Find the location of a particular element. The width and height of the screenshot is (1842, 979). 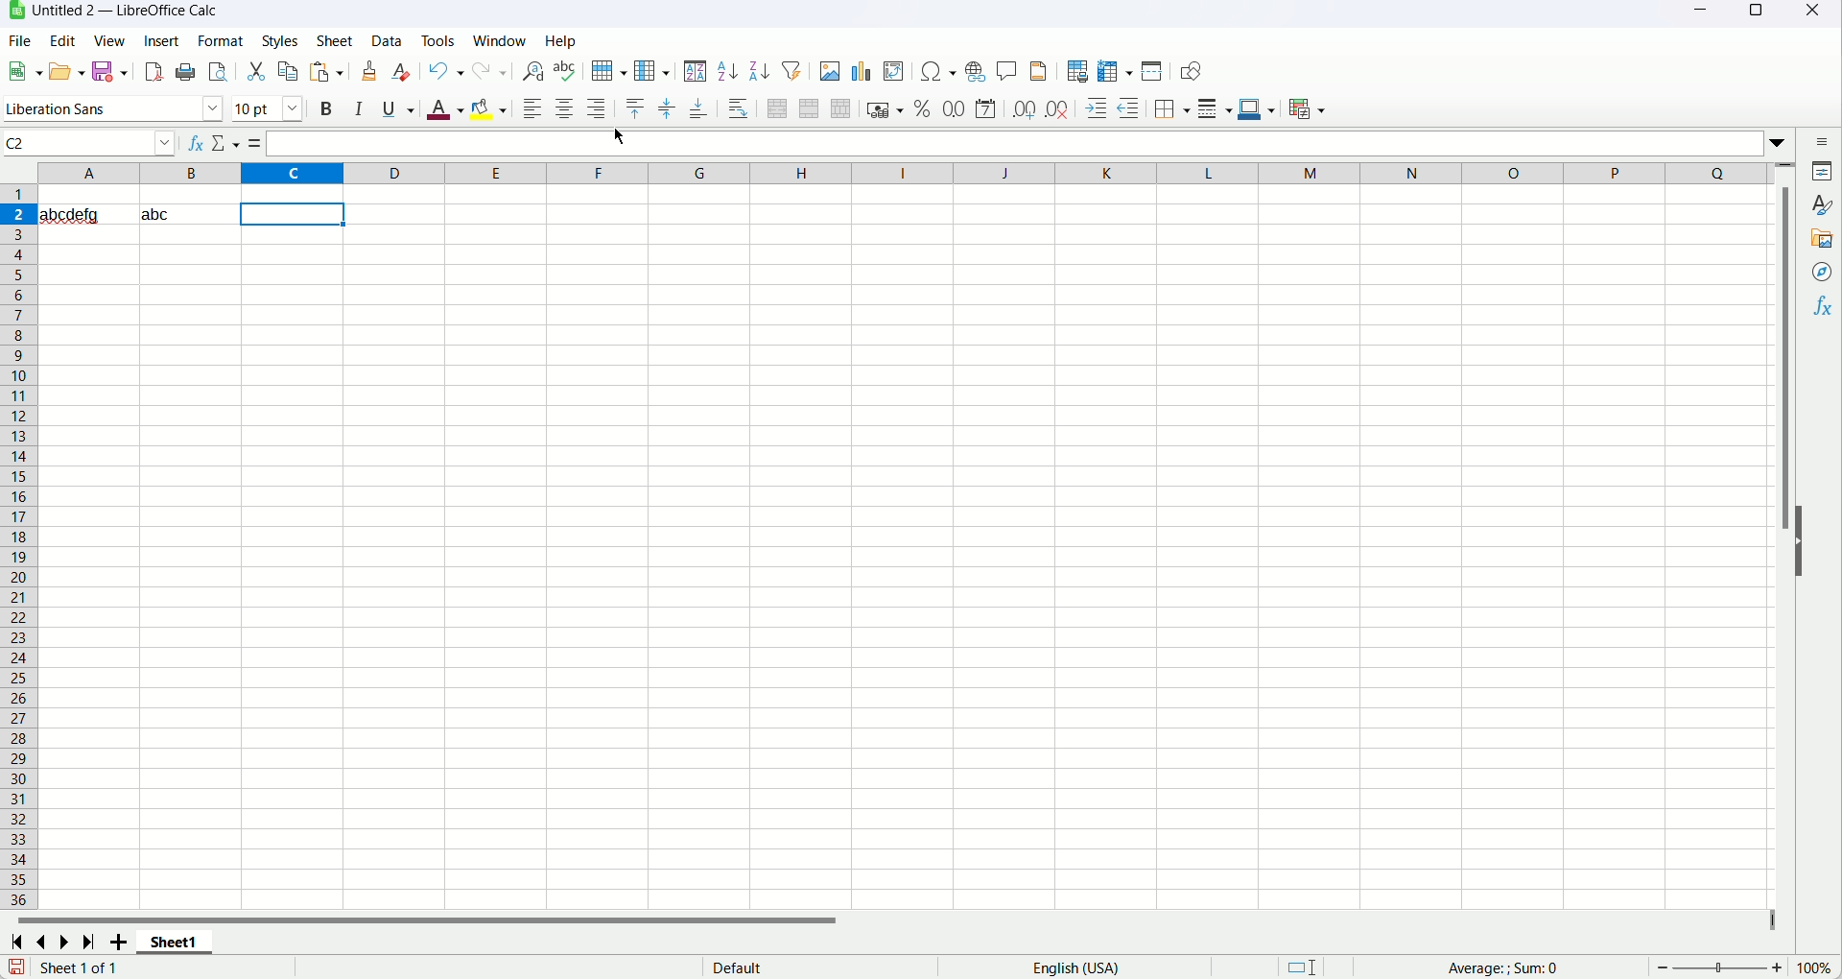

insert chart is located at coordinates (861, 72).